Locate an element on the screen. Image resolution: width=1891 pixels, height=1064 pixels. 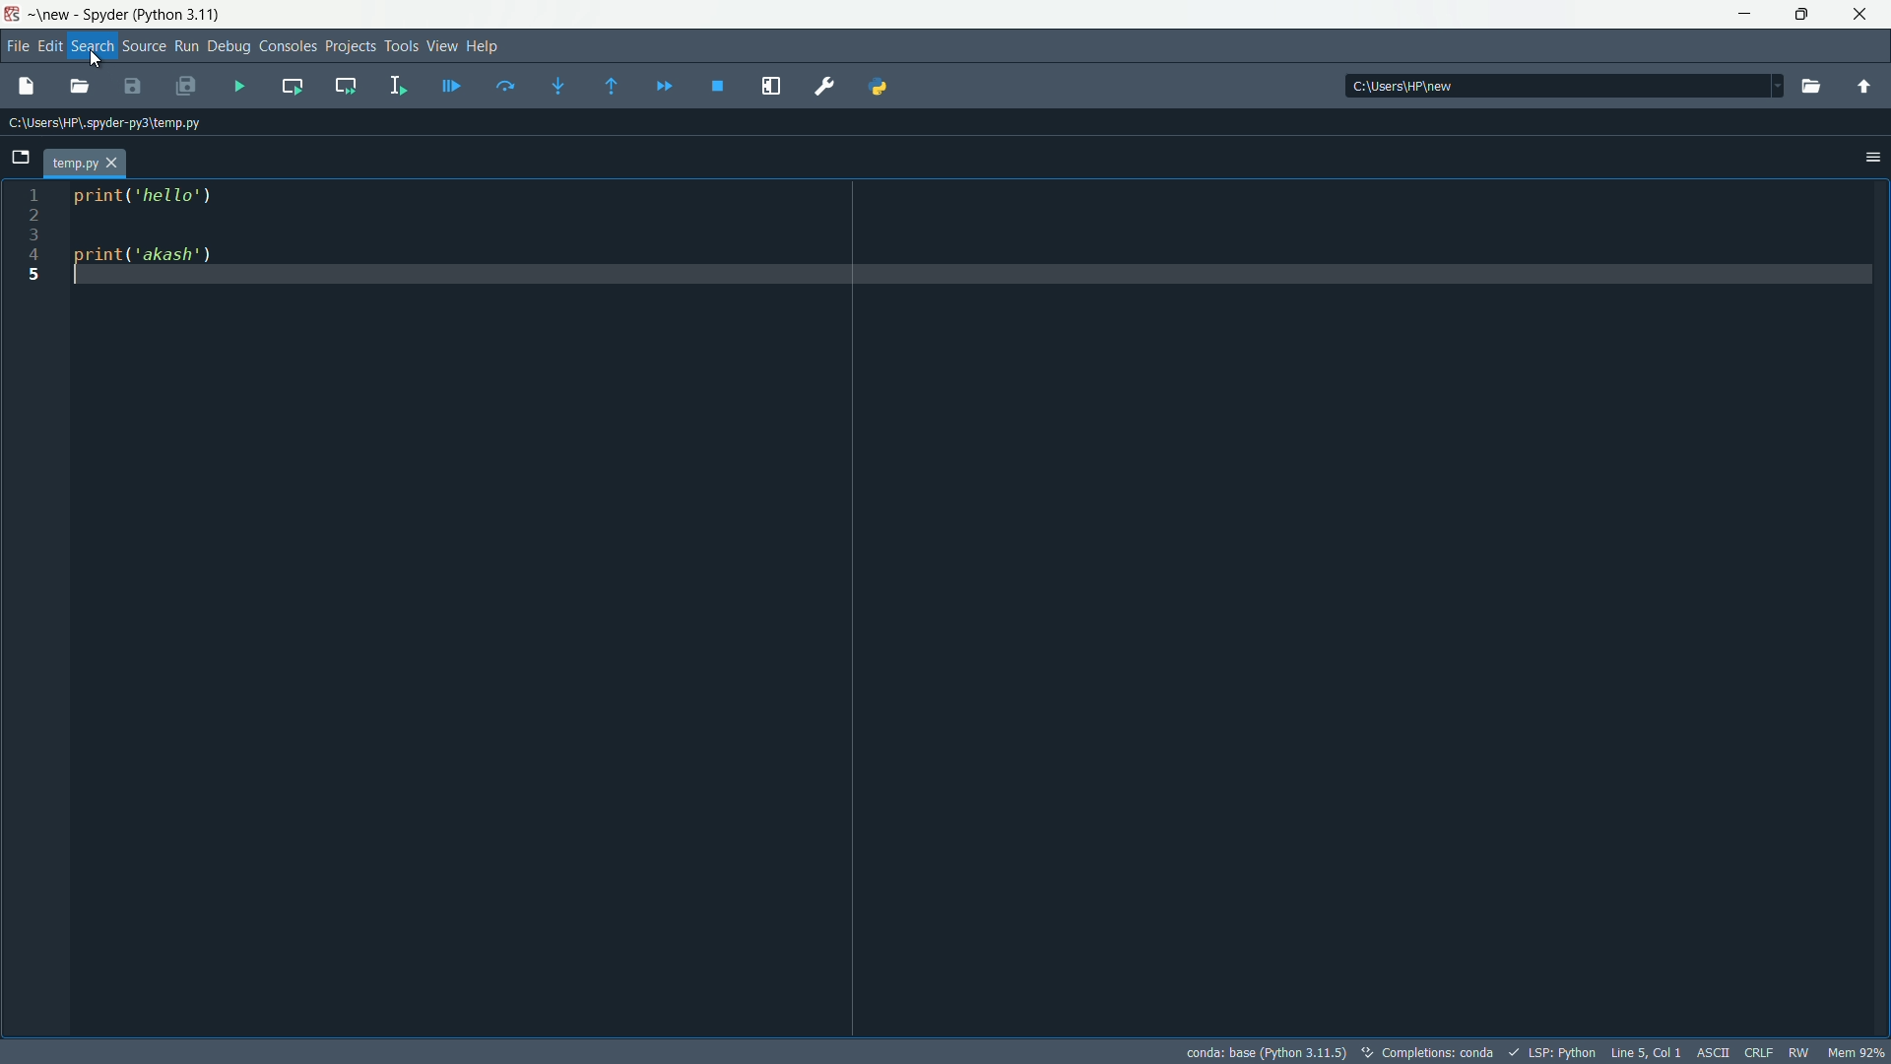
run selection is located at coordinates (393, 85).